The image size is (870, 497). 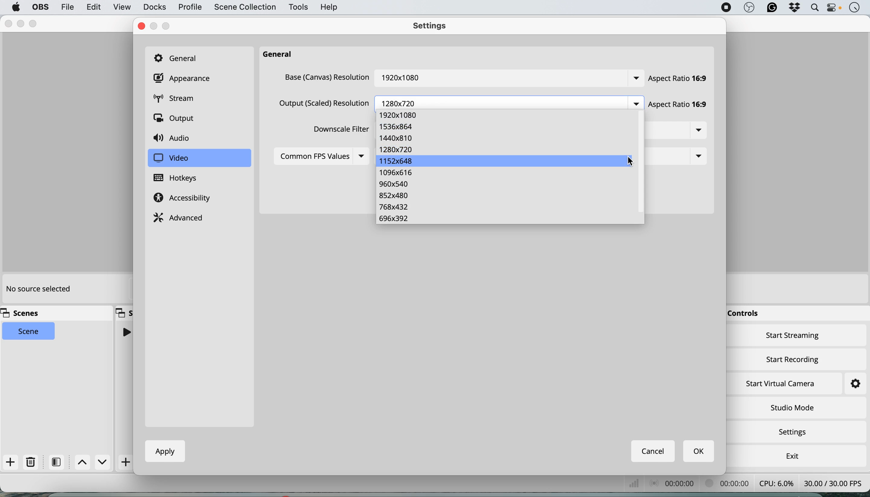 I want to click on appearance, so click(x=184, y=79).